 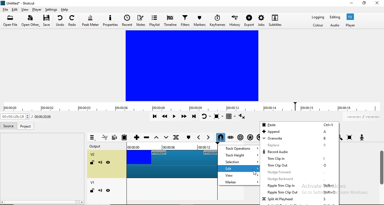 What do you see at coordinates (299, 138) in the screenshot?
I see `overwrite` at bounding box center [299, 138].